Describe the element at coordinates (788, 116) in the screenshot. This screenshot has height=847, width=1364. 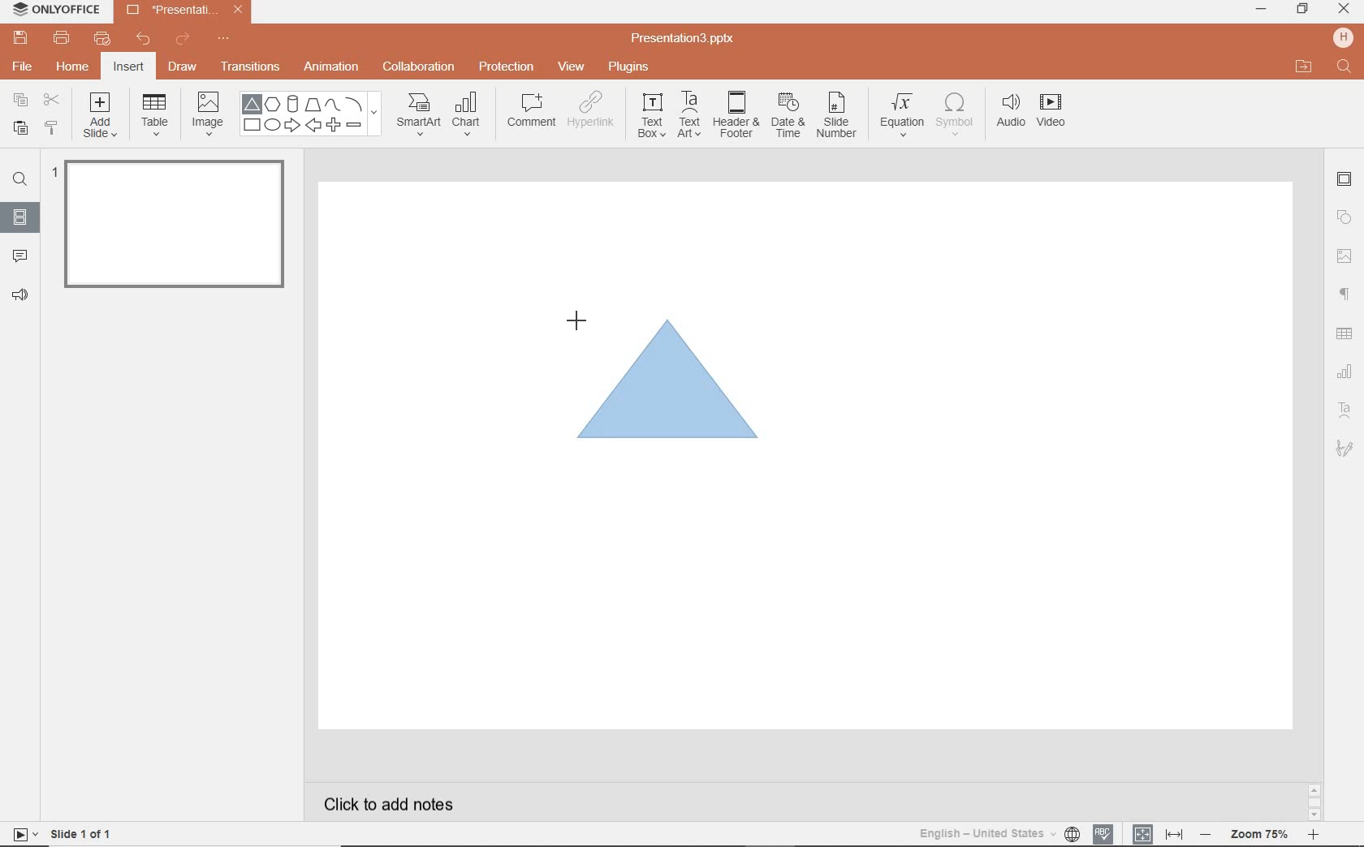
I see `DATE & TIME` at that location.